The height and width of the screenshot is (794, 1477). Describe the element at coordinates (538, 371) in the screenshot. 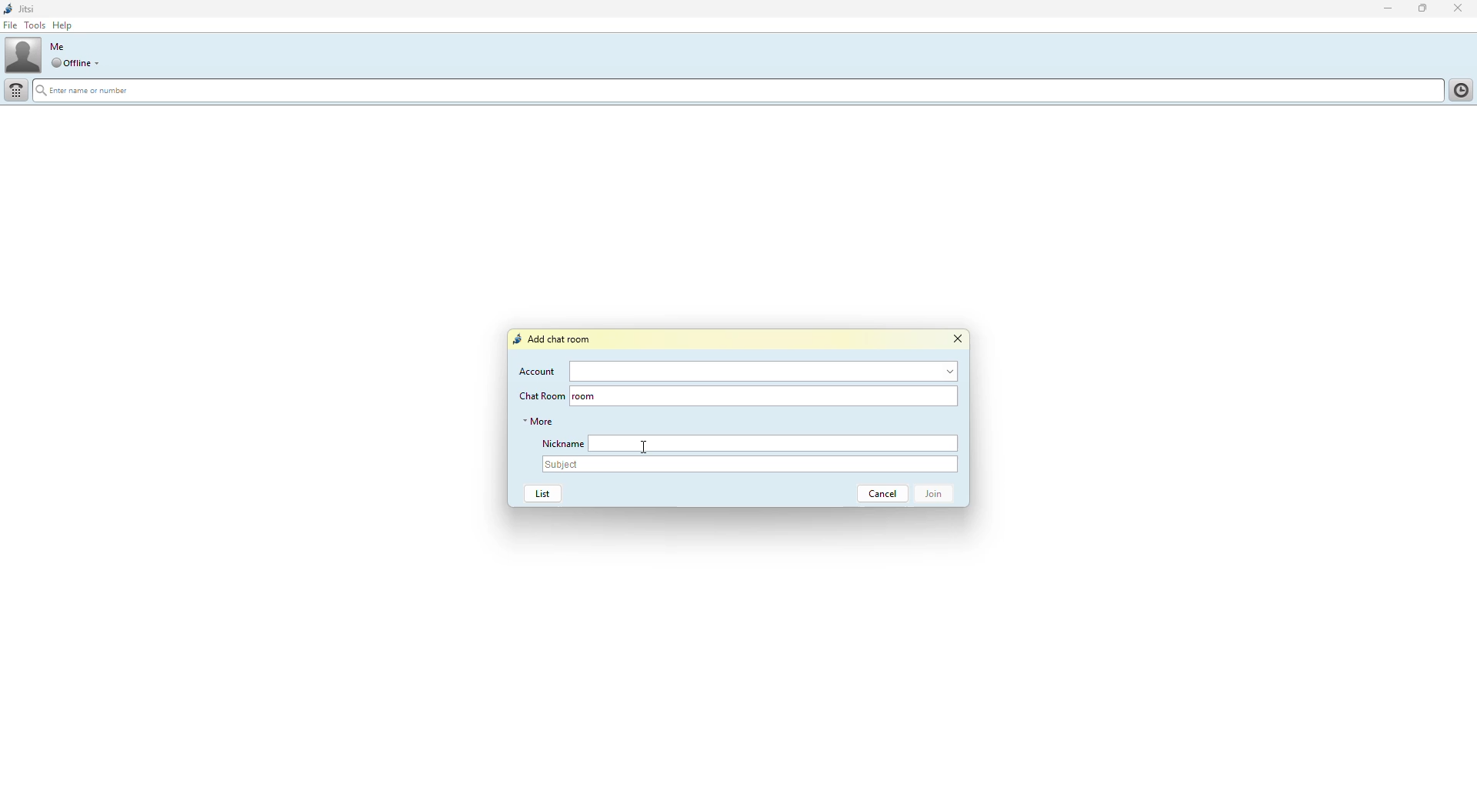

I see `account` at that location.